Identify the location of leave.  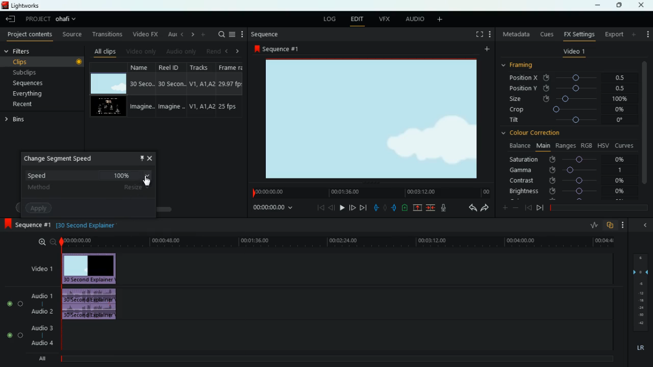
(10, 19).